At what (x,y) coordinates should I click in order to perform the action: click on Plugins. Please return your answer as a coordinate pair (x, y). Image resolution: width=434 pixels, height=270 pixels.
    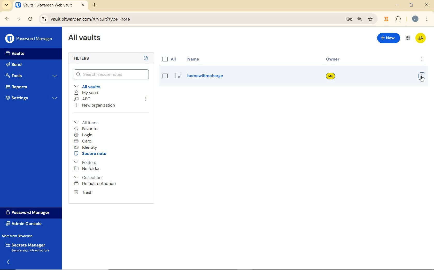
    Looking at the image, I should click on (399, 18).